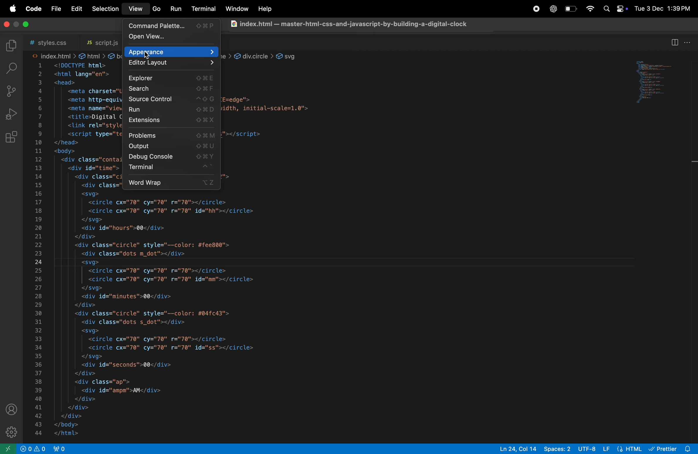 Image resolution: width=698 pixels, height=454 pixels. I want to click on apple menu, so click(12, 9).